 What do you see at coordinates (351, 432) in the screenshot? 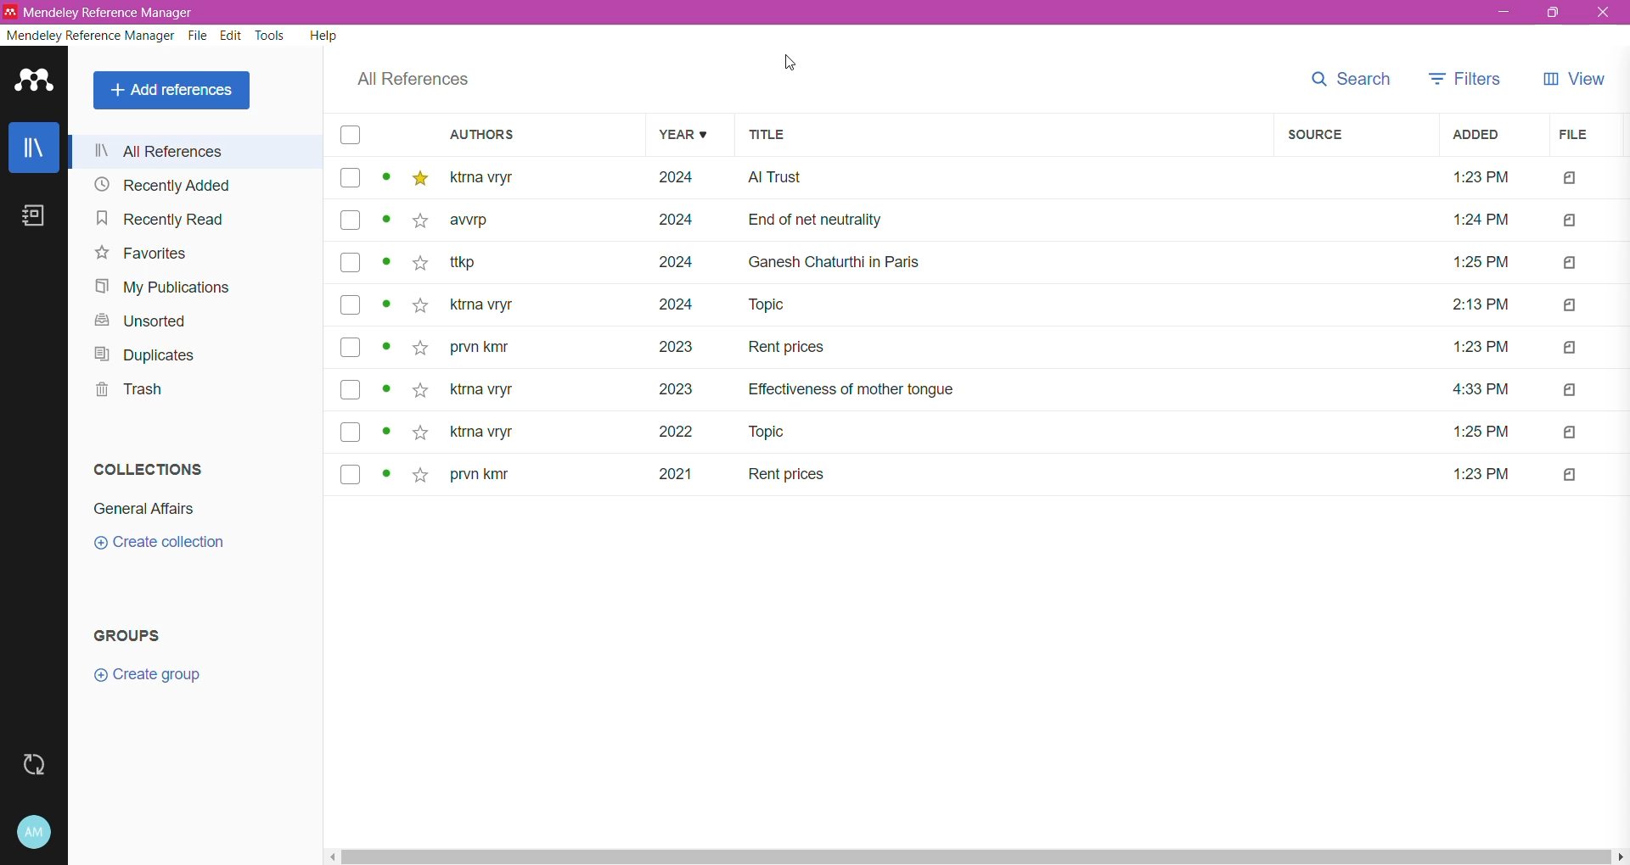
I see `select` at bounding box center [351, 432].